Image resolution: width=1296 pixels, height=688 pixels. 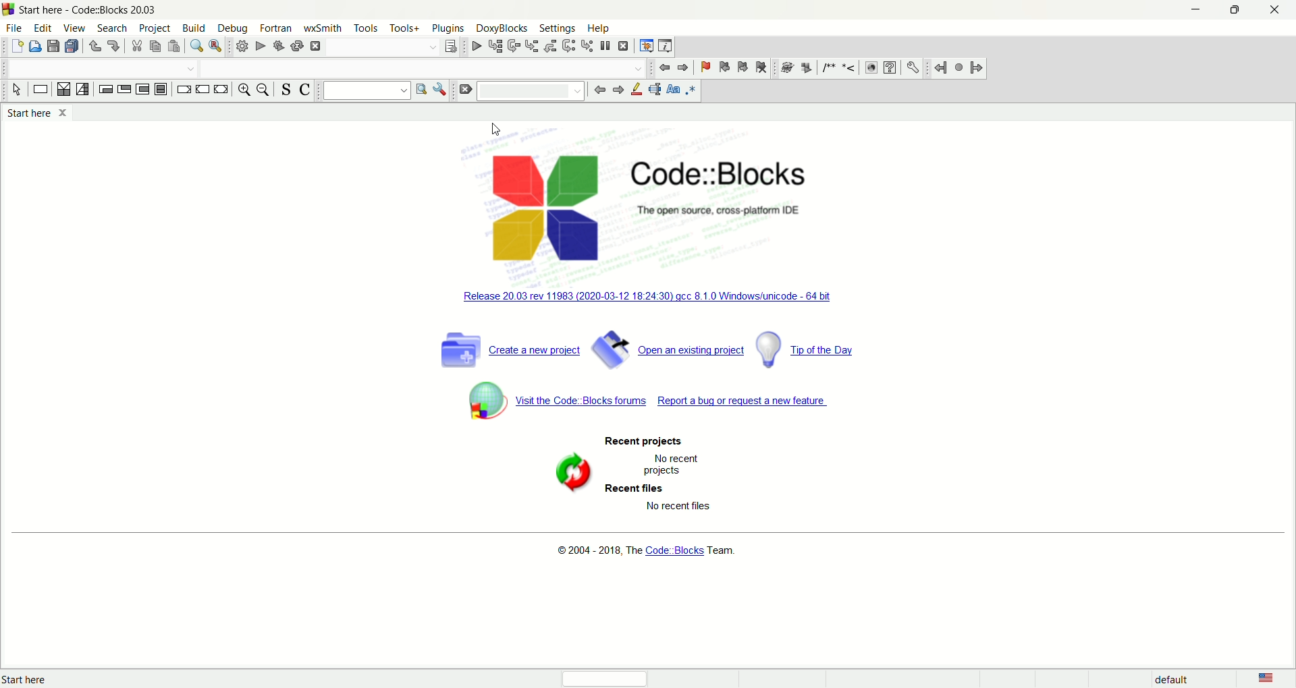 What do you see at coordinates (1277, 9) in the screenshot?
I see `close` at bounding box center [1277, 9].